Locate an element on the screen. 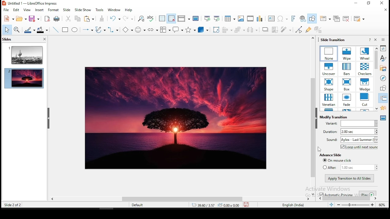 The height and width of the screenshot is (219, 390). basic shapes is located at coordinates (127, 30).